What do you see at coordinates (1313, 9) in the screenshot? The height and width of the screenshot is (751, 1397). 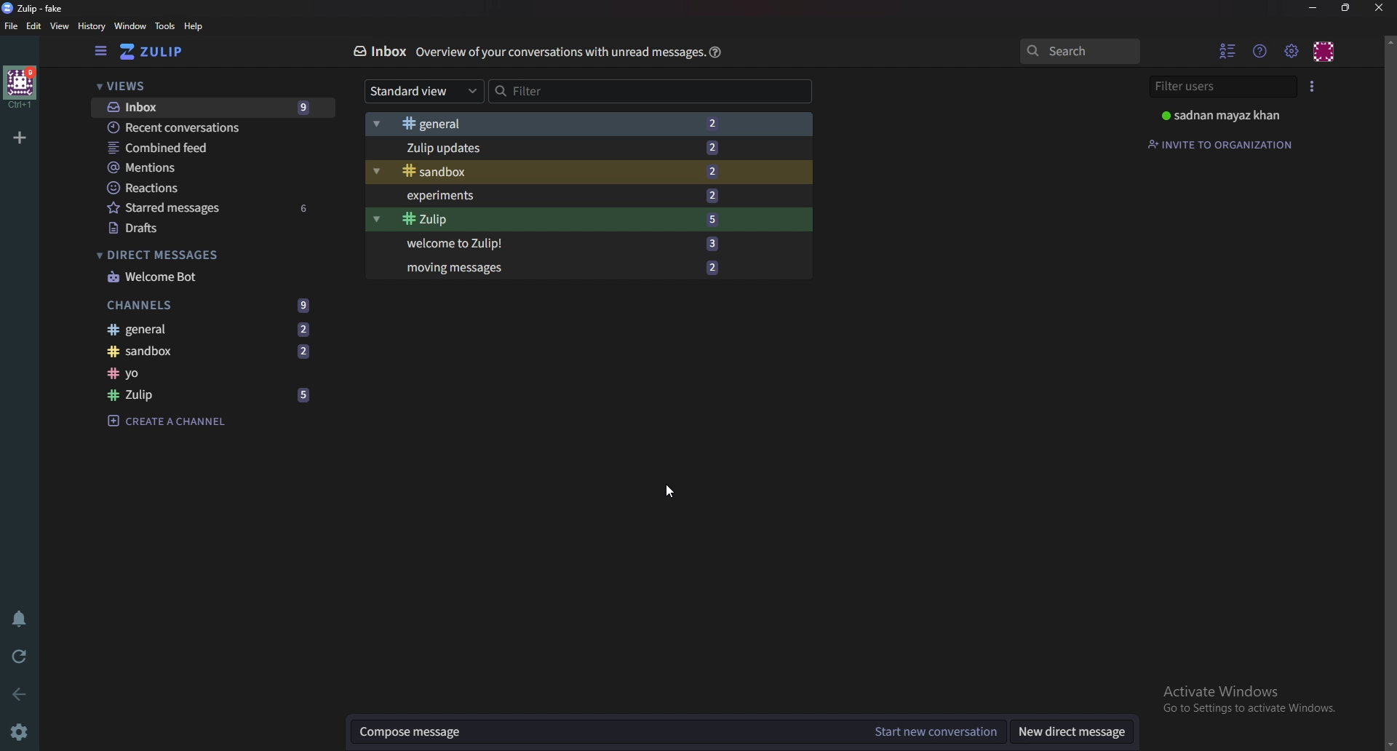 I see `Minimize` at bounding box center [1313, 9].